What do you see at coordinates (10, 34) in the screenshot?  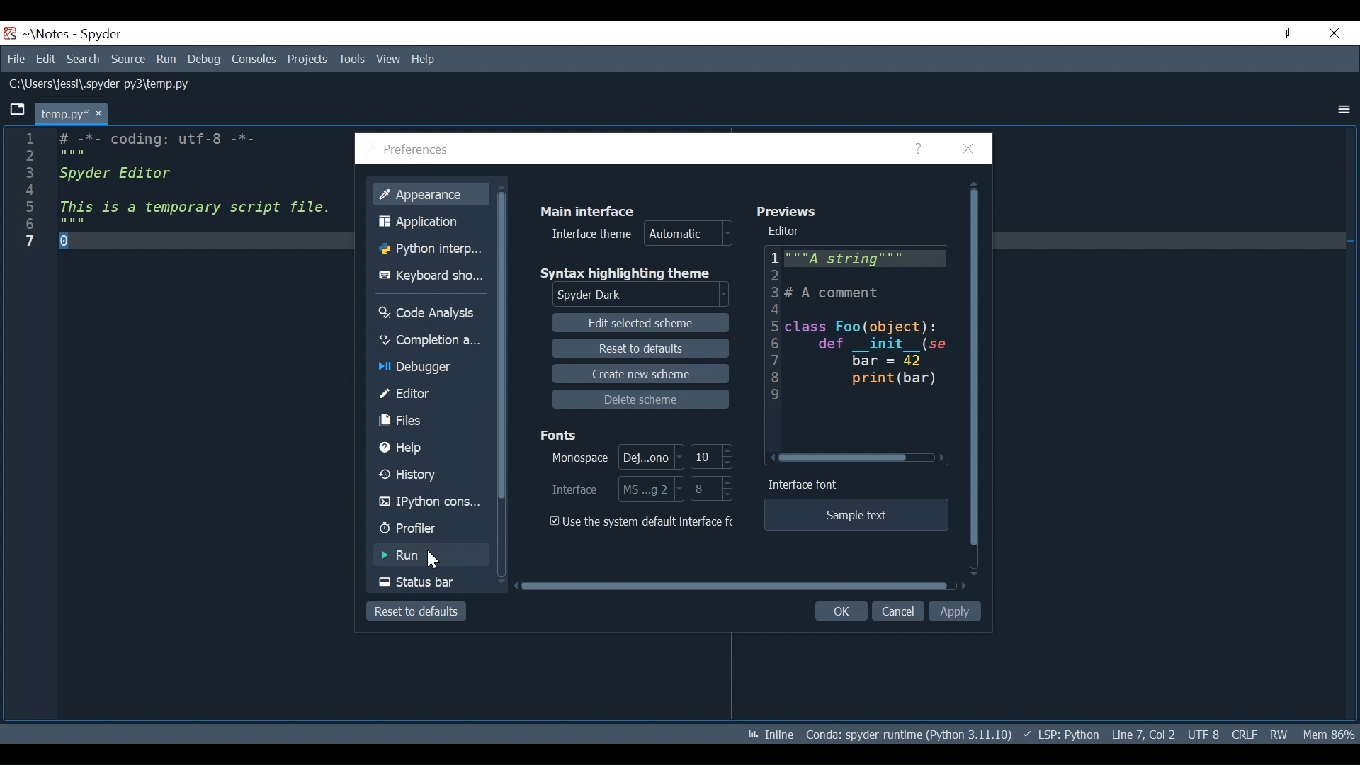 I see `Spyder Desktop Icon` at bounding box center [10, 34].